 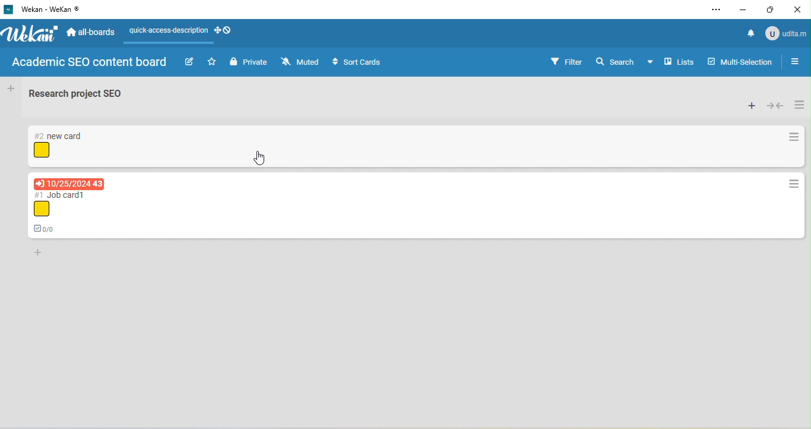 I want to click on muted, so click(x=302, y=62).